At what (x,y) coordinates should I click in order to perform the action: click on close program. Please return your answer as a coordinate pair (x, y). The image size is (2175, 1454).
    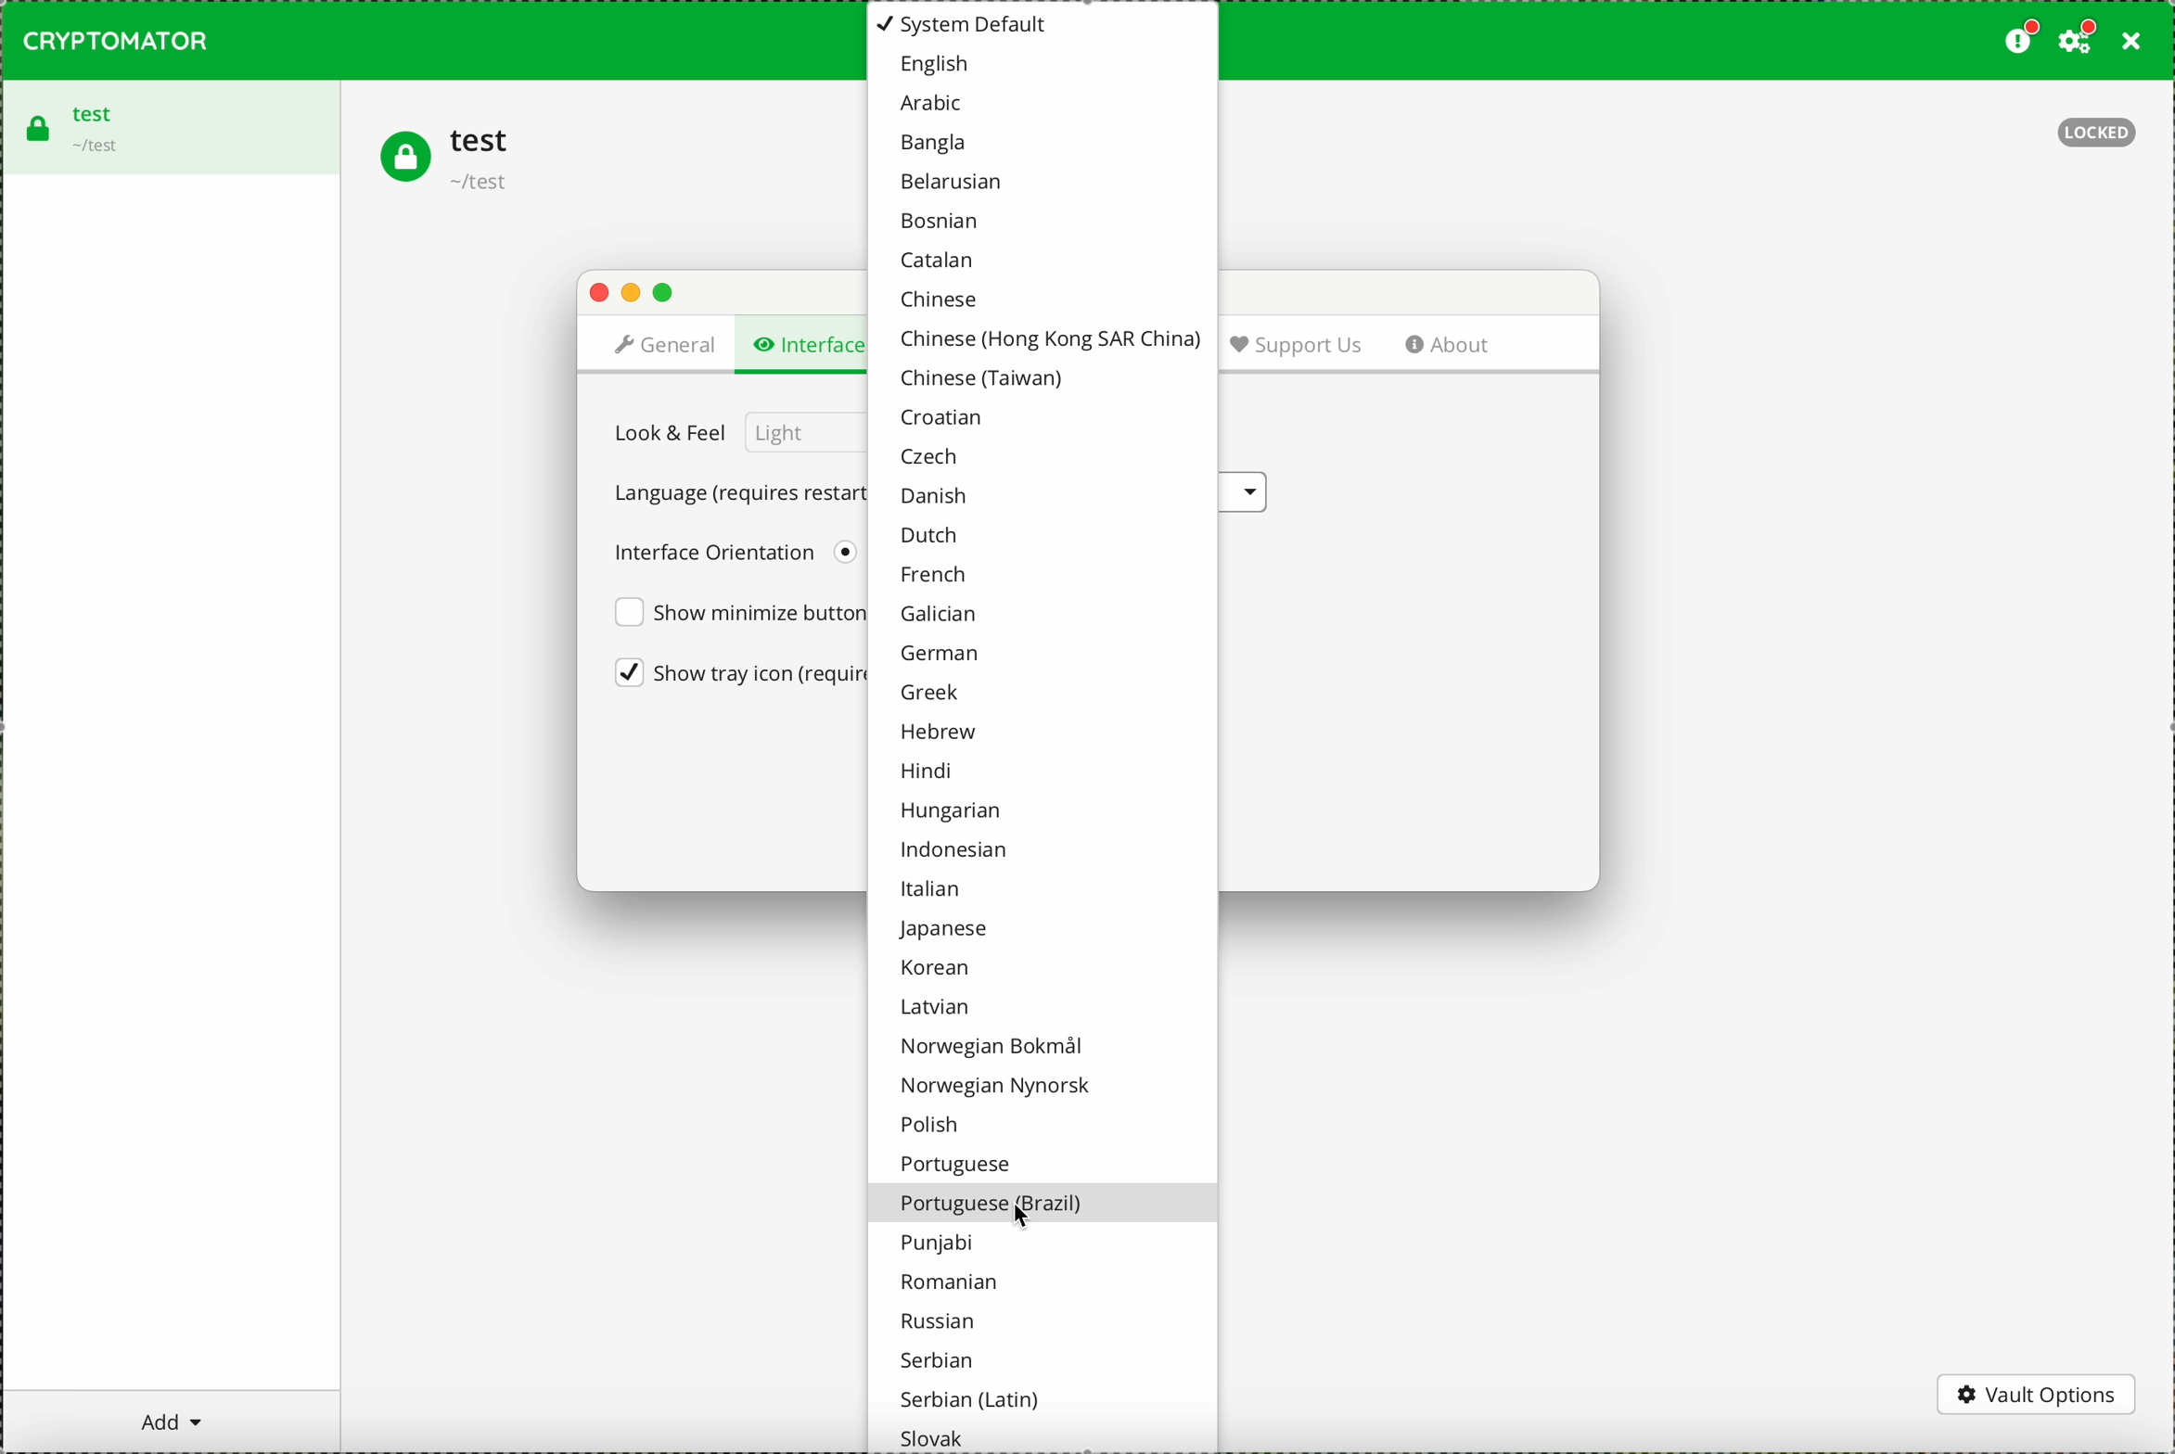
    Looking at the image, I should click on (2129, 45).